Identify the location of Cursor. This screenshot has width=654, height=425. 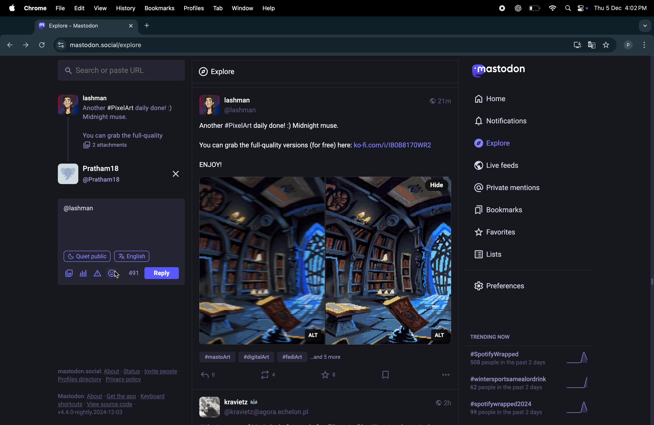
(115, 276).